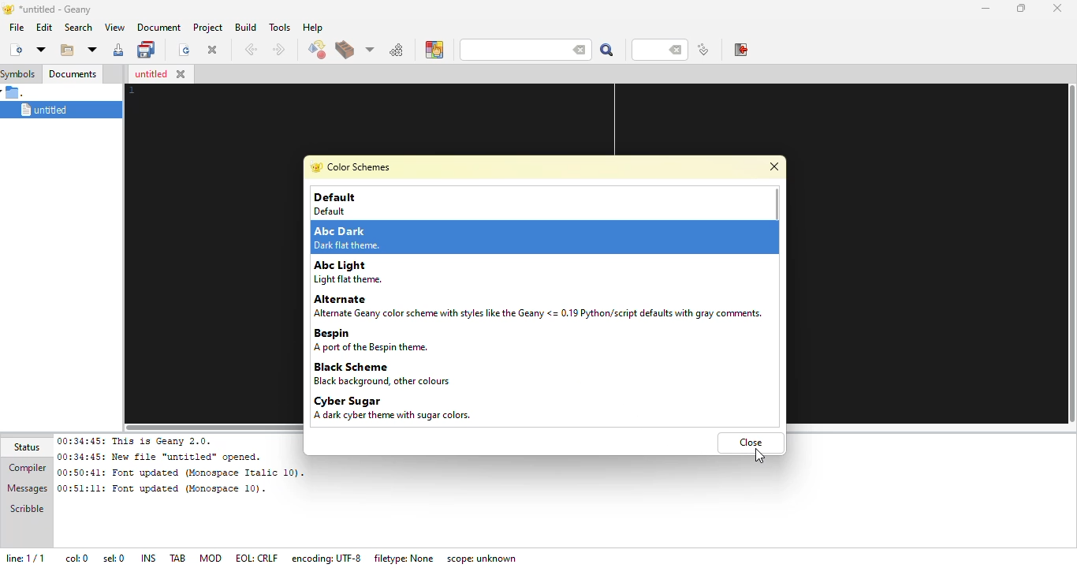 The image size is (1077, 568). Describe the element at coordinates (740, 50) in the screenshot. I see `exit` at that location.